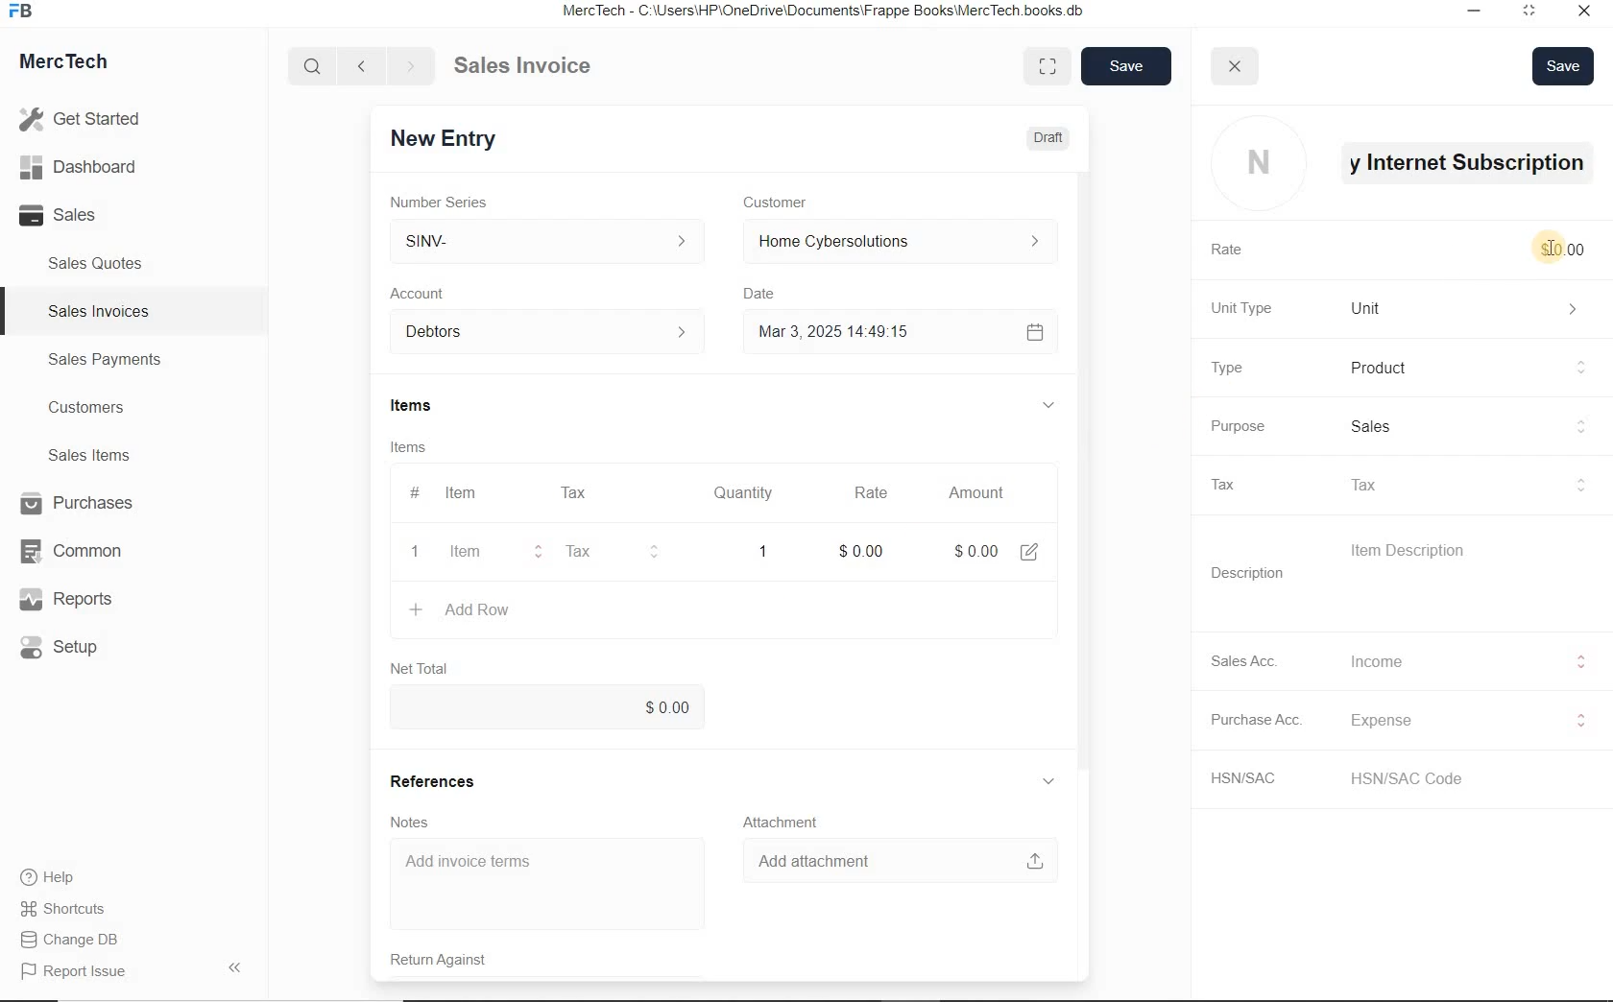 The height and width of the screenshot is (1002, 1613). Describe the element at coordinates (463, 493) in the screenshot. I see `Item` at that location.